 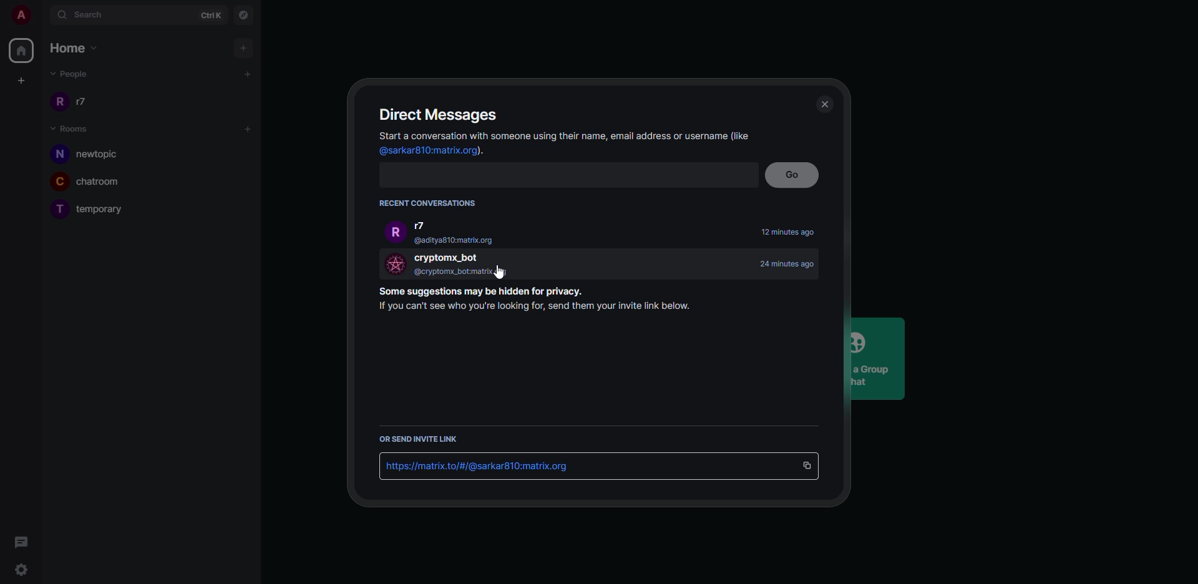 What do you see at coordinates (789, 233) in the screenshot?
I see `time` at bounding box center [789, 233].